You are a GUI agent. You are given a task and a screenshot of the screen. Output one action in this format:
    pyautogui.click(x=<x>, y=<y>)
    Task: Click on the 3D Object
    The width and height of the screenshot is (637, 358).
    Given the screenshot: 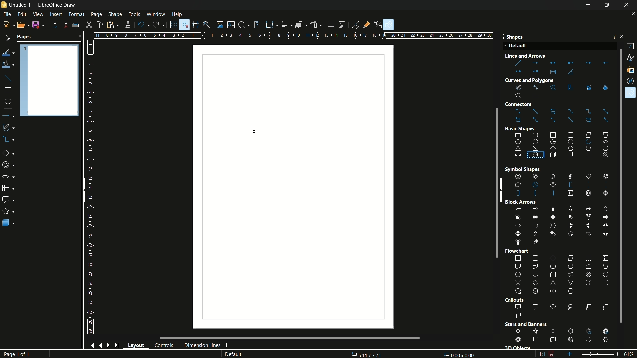 What is the action you would take?
    pyautogui.click(x=517, y=347)
    